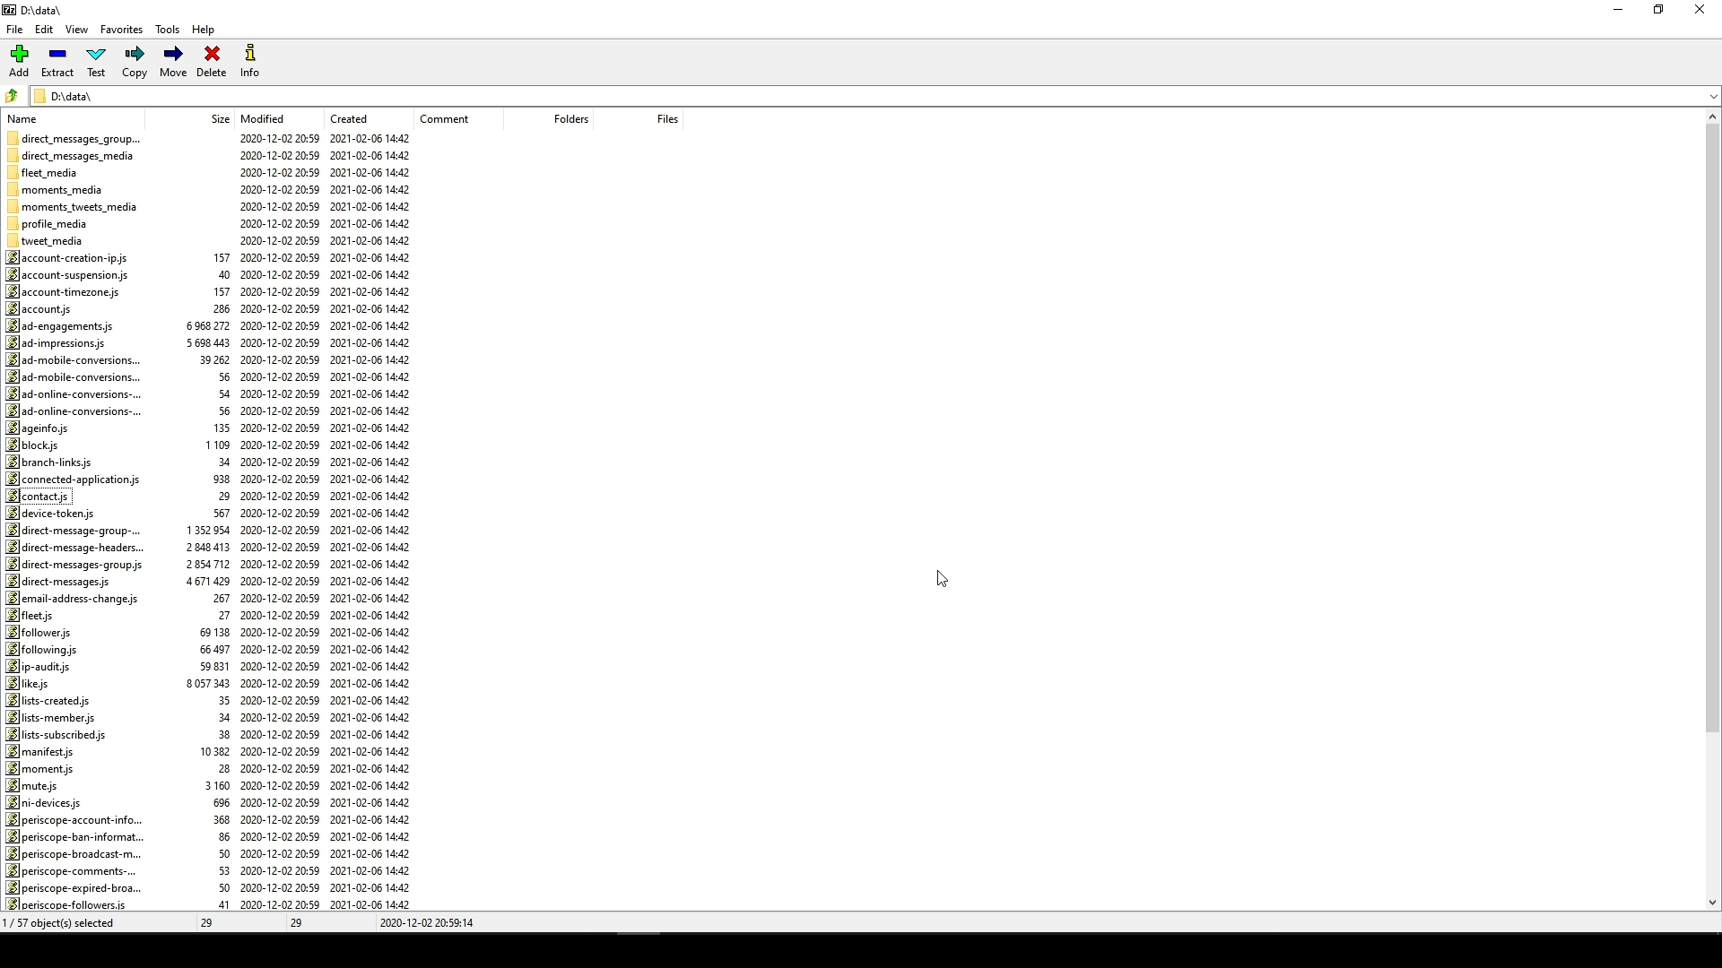 The image size is (1722, 968). I want to click on 0/57 objects selected, so click(75, 922).